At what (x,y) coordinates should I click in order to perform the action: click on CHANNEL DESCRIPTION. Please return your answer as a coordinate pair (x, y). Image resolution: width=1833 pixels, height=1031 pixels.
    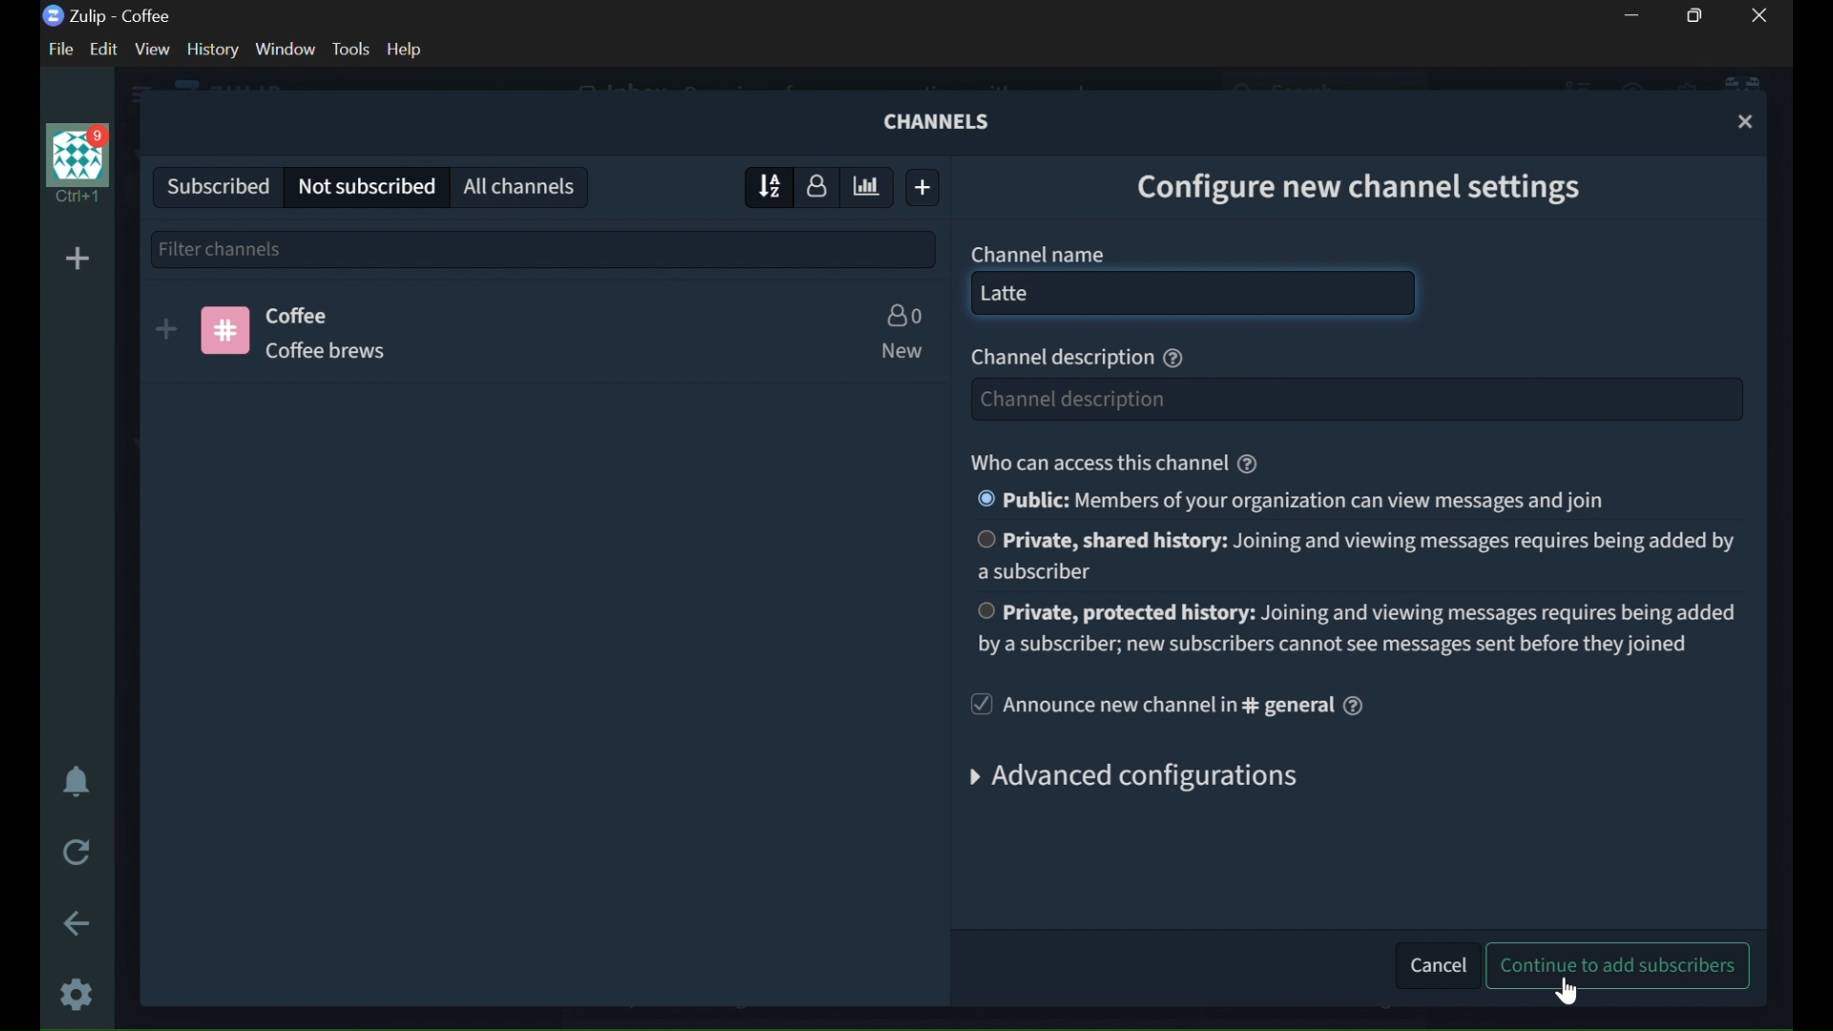
    Looking at the image, I should click on (346, 350).